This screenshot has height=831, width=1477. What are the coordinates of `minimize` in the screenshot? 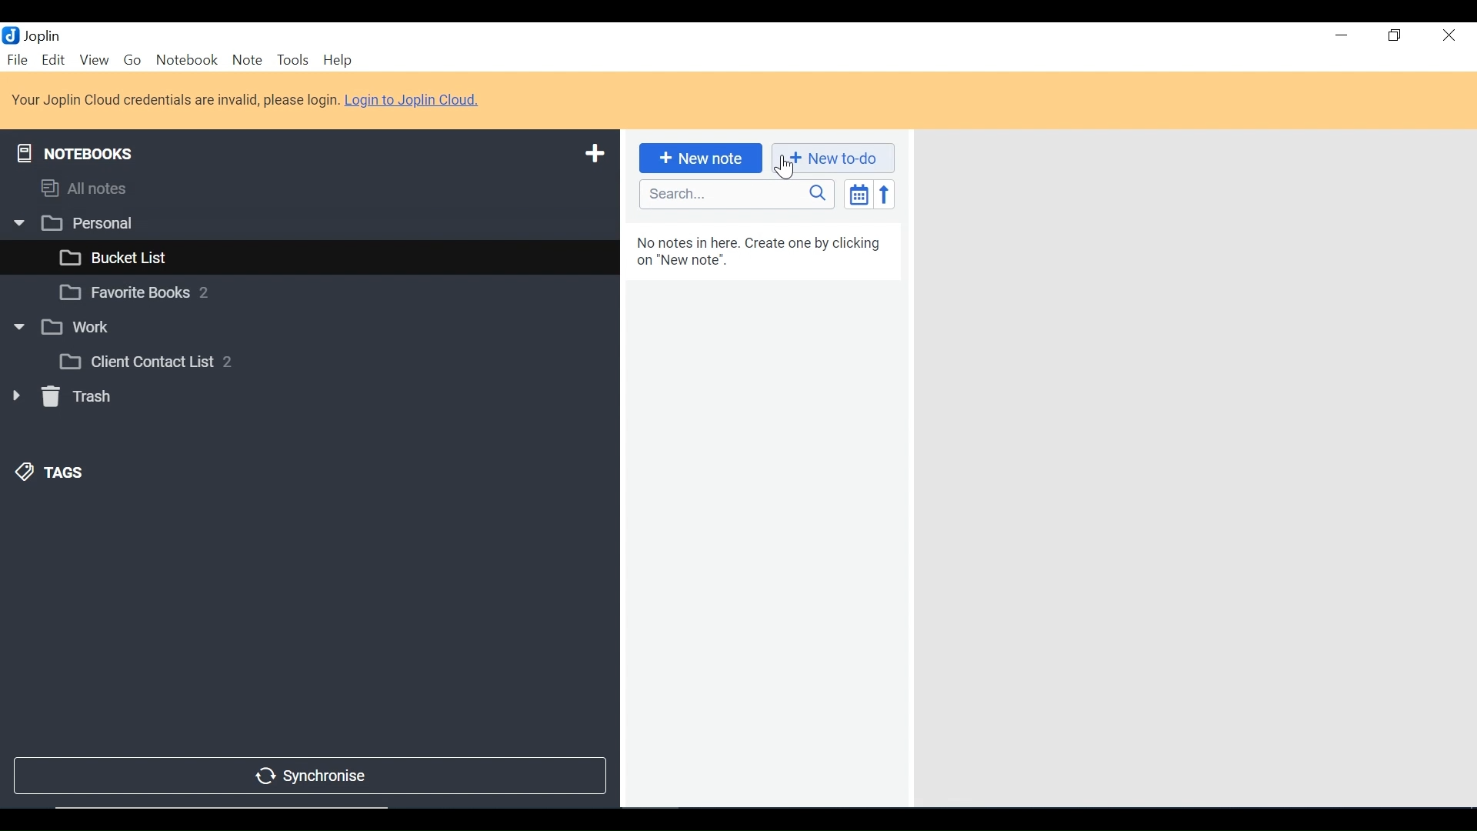 It's located at (1342, 38).